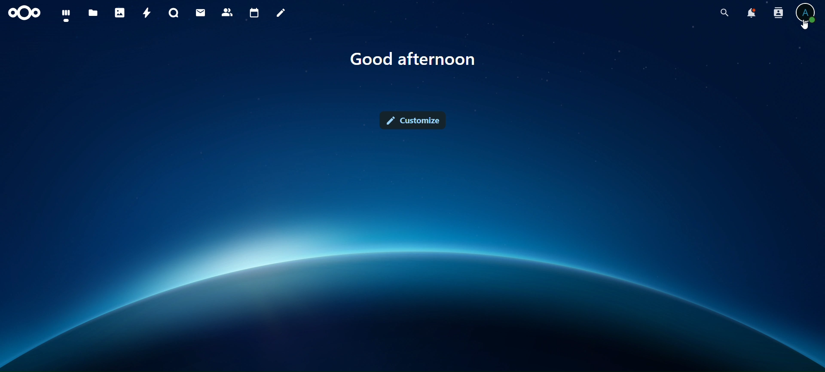  What do you see at coordinates (413, 119) in the screenshot?
I see `customize` at bounding box center [413, 119].